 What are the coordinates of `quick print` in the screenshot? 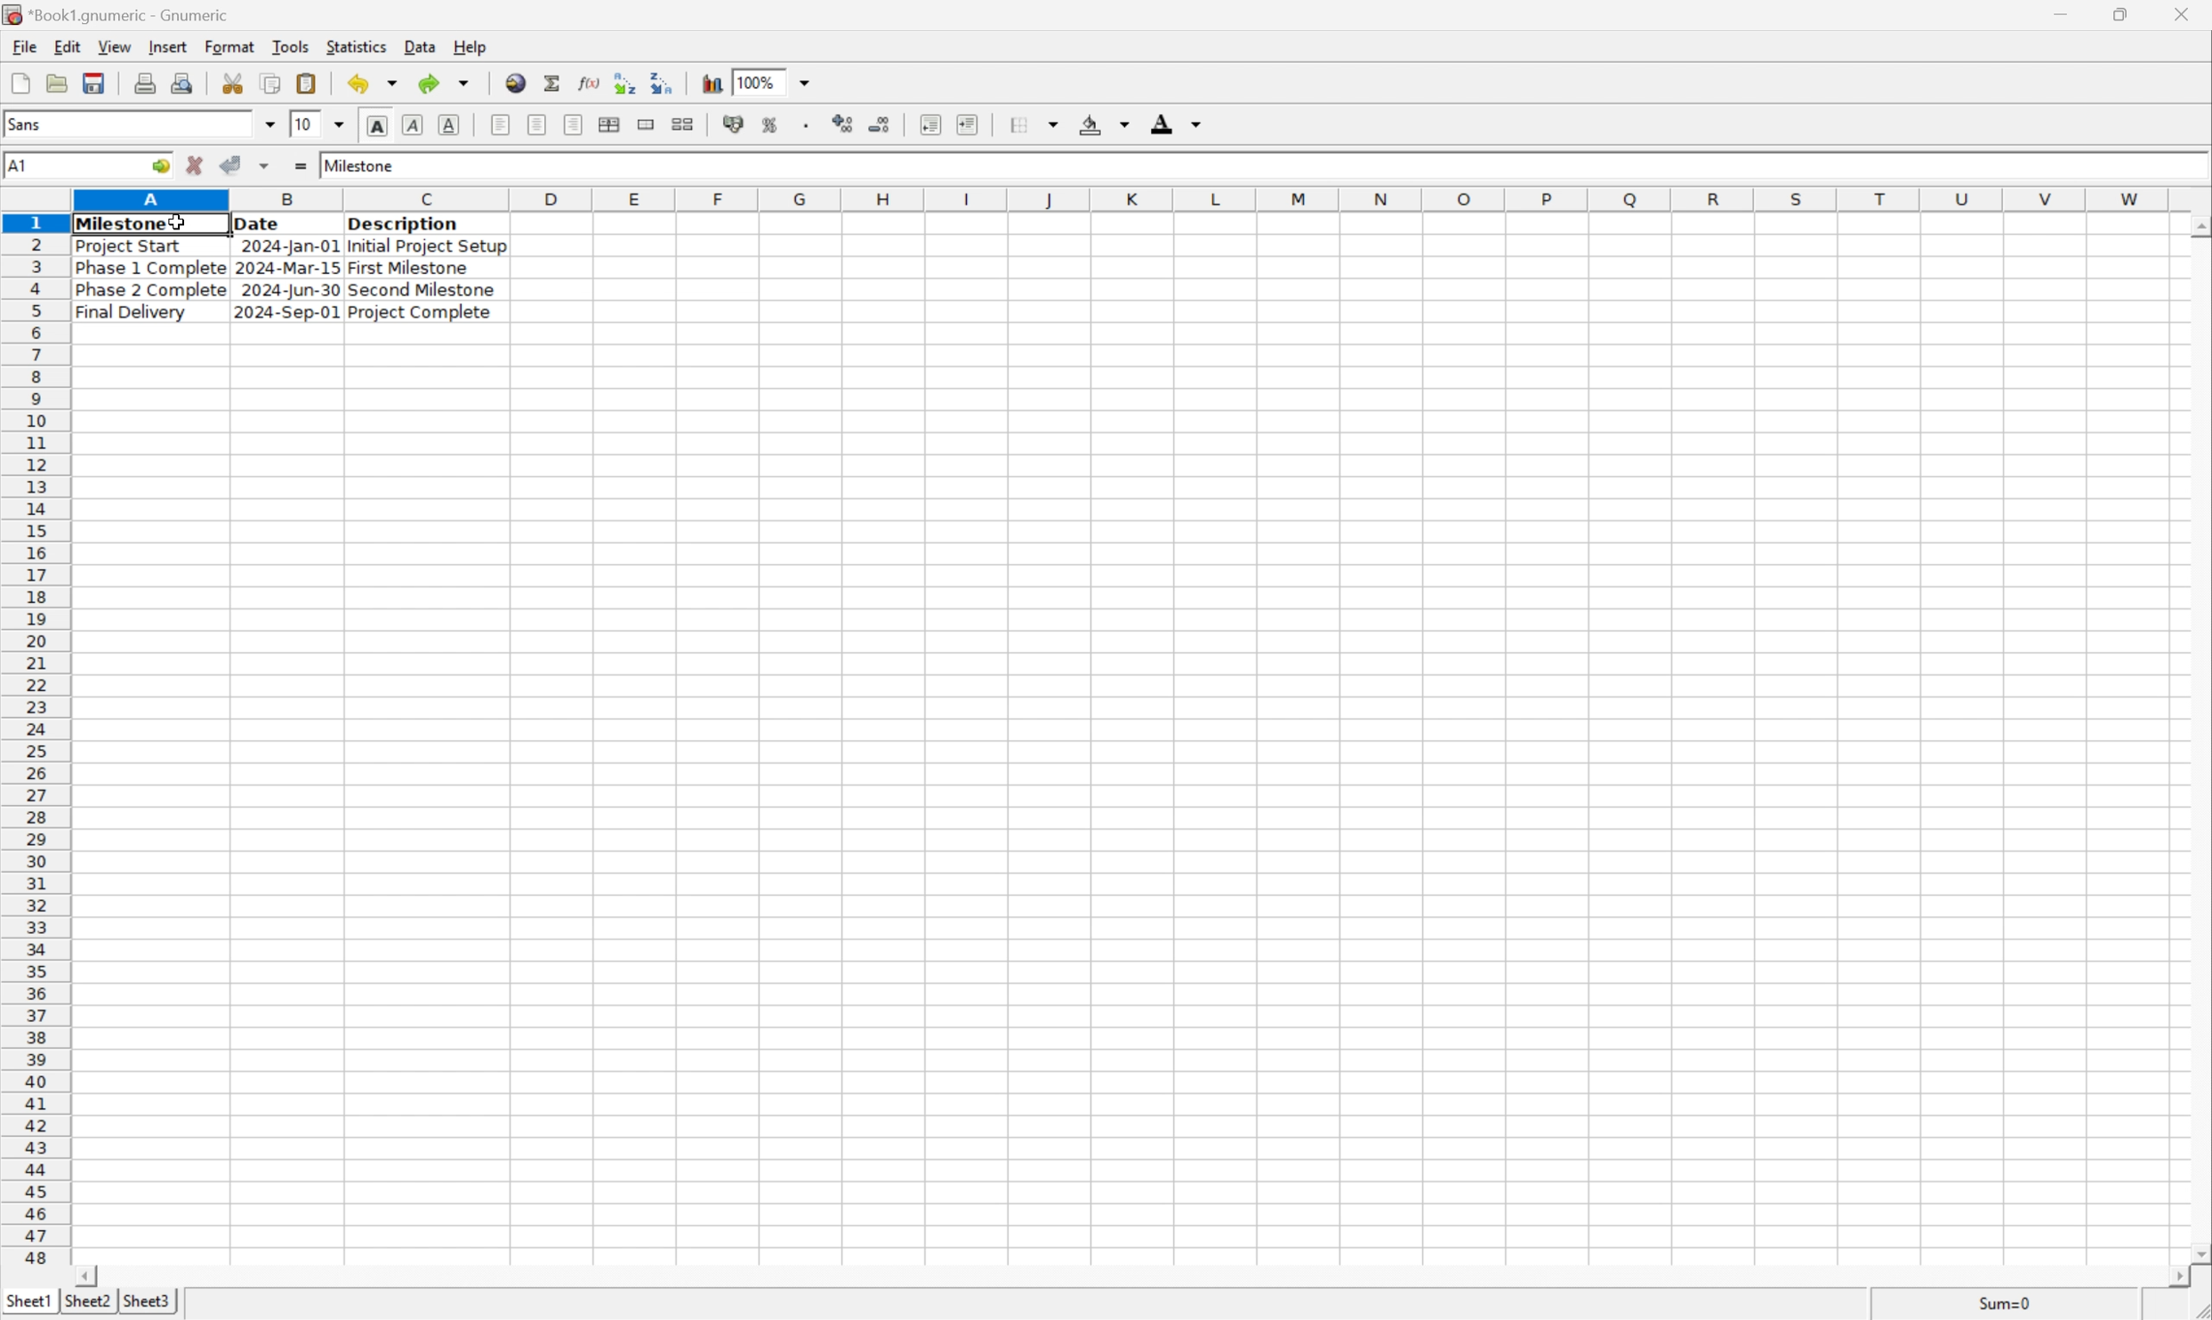 It's located at (183, 83).